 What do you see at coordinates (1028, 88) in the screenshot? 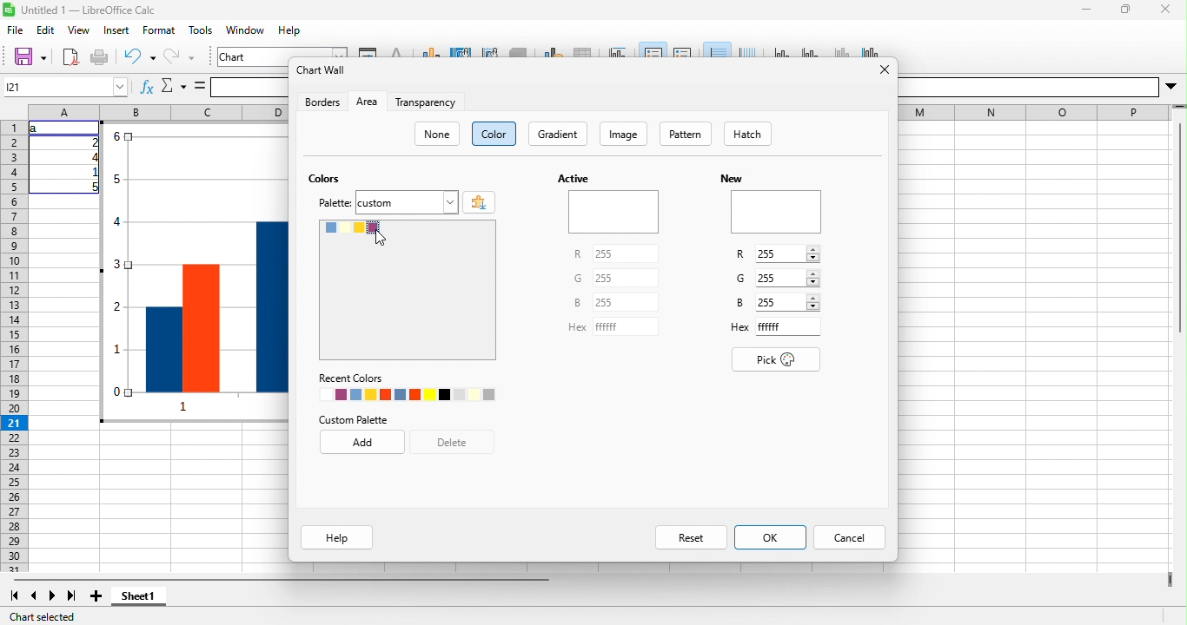
I see `` at bounding box center [1028, 88].